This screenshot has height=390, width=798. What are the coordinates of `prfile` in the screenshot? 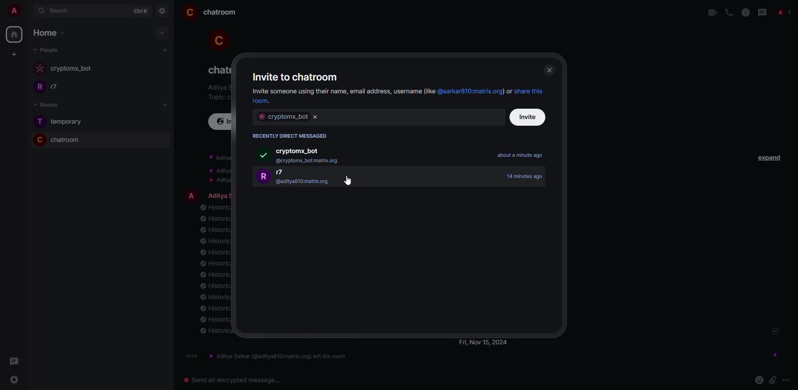 It's located at (263, 177).